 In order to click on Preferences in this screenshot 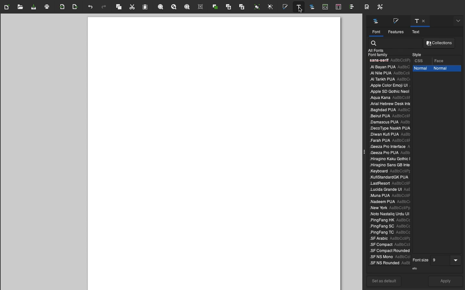, I will do `click(380, 7)`.